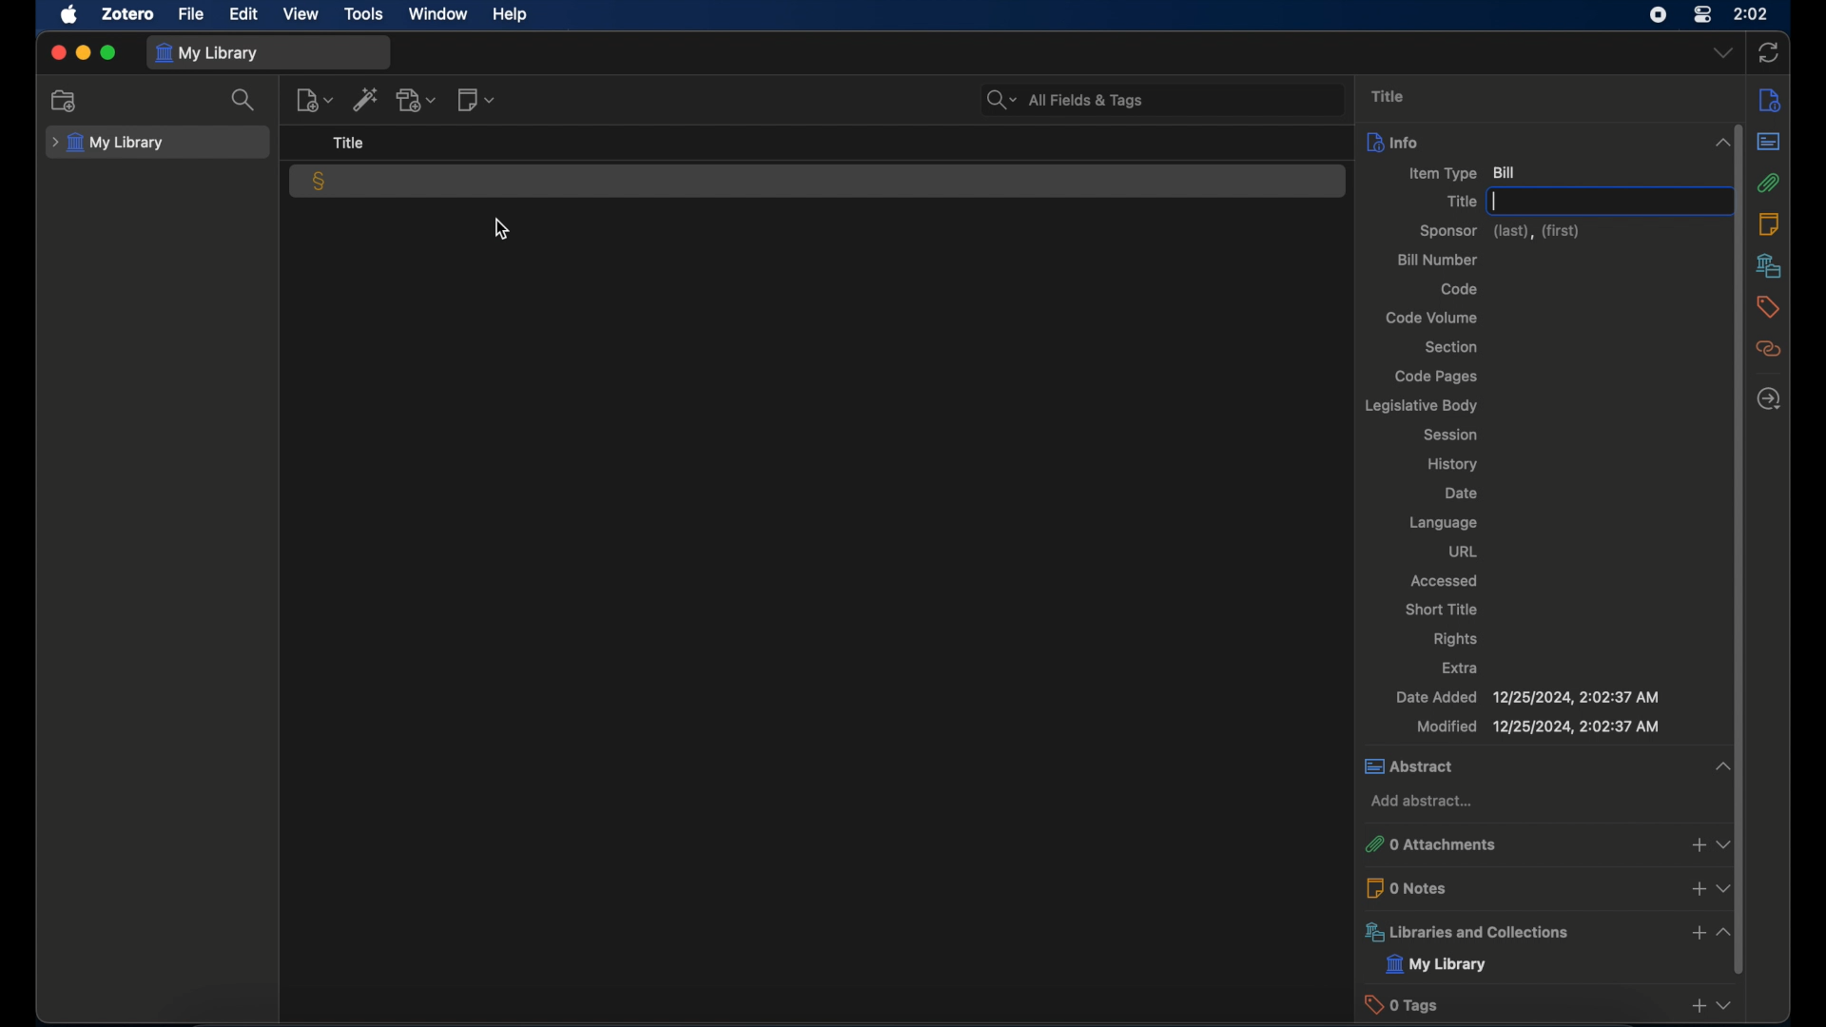  I want to click on related, so click(1767, 349).